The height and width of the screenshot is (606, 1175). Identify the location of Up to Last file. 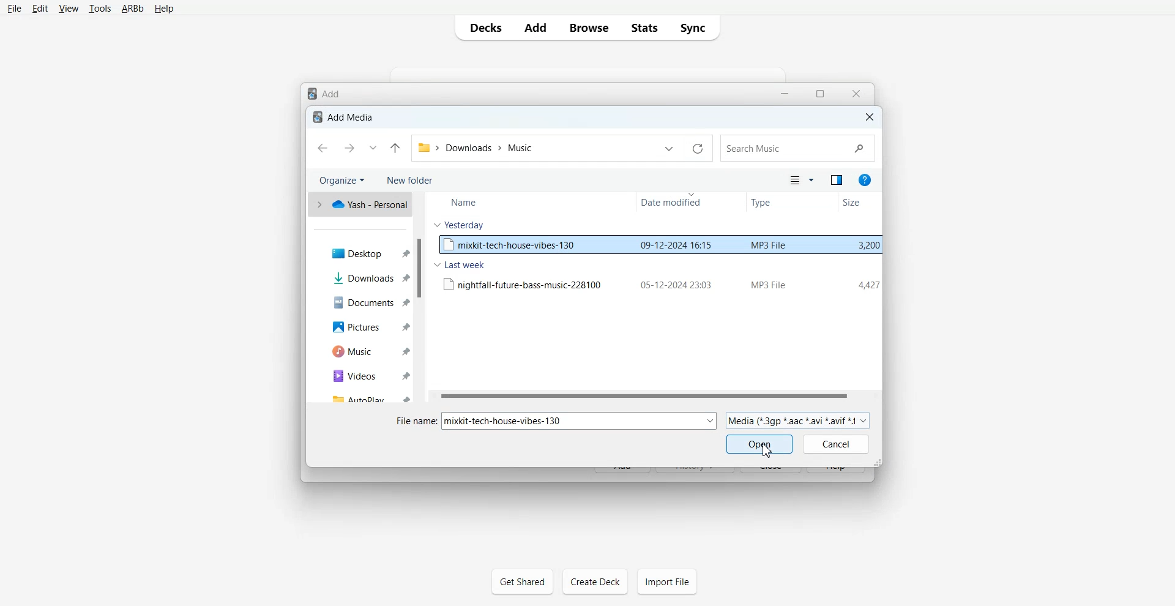
(396, 148).